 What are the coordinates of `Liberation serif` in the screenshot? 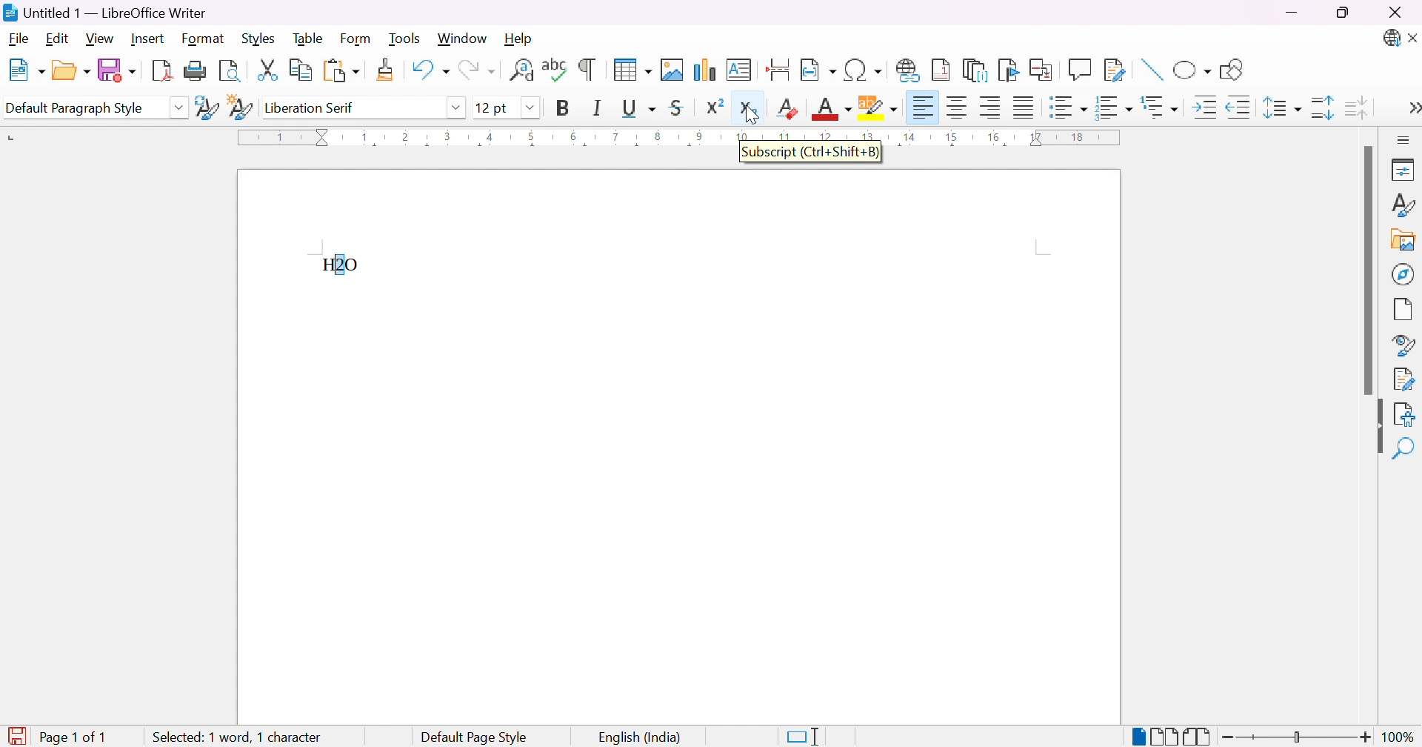 It's located at (312, 107).